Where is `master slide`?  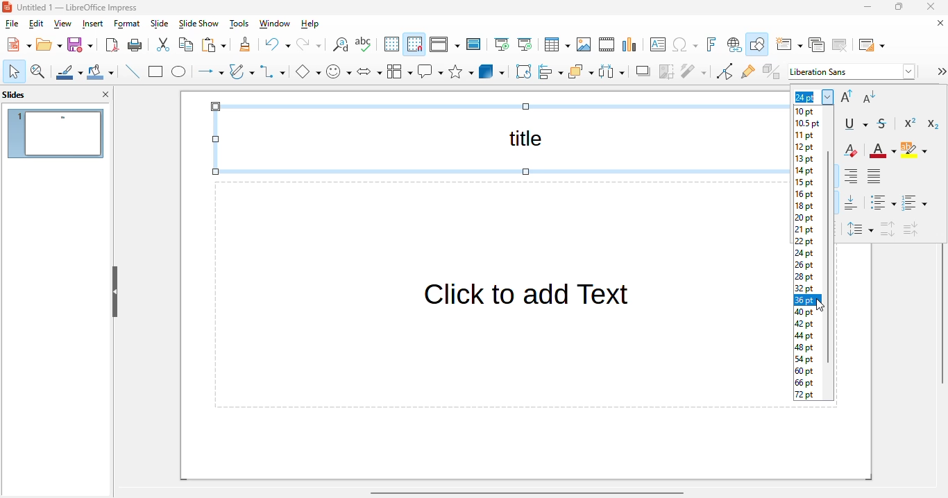
master slide is located at coordinates (474, 44).